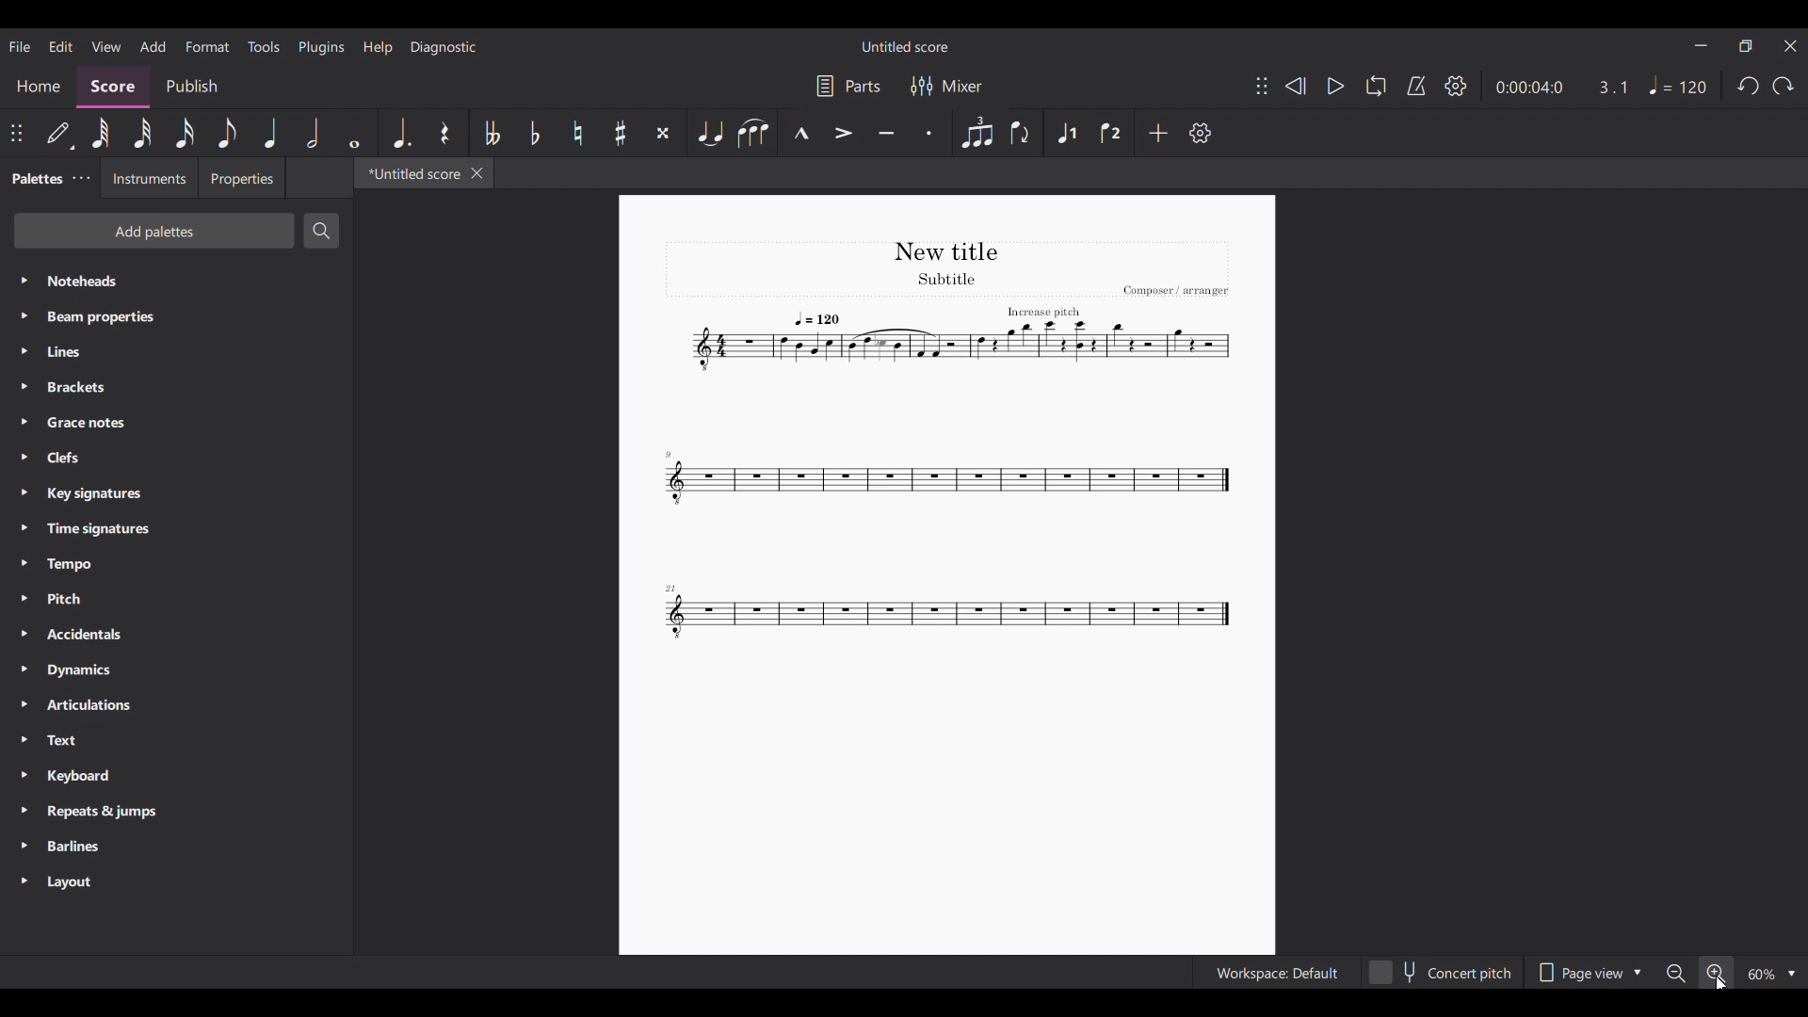 The width and height of the screenshot is (1808, 1017). What do you see at coordinates (176, 599) in the screenshot?
I see `Pitch` at bounding box center [176, 599].